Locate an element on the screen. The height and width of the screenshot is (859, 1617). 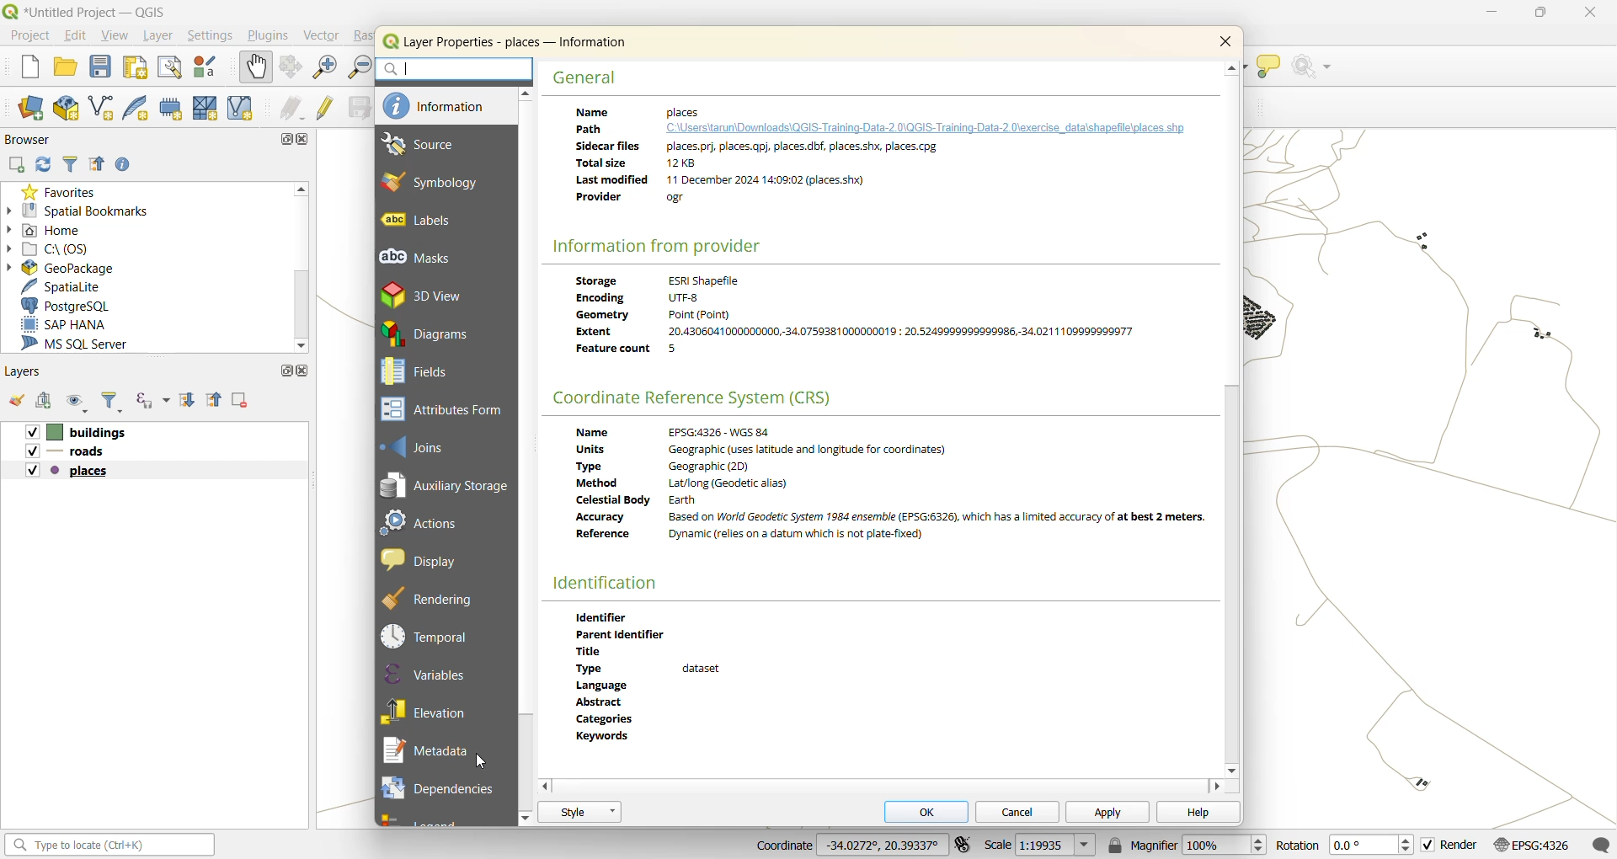
metadata is located at coordinates (432, 752).